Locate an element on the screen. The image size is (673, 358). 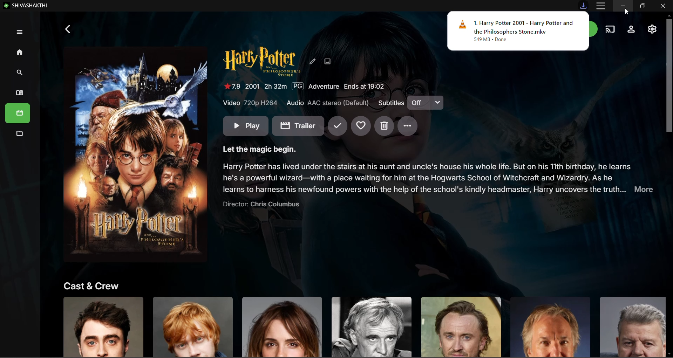
Search is located at coordinates (18, 73).